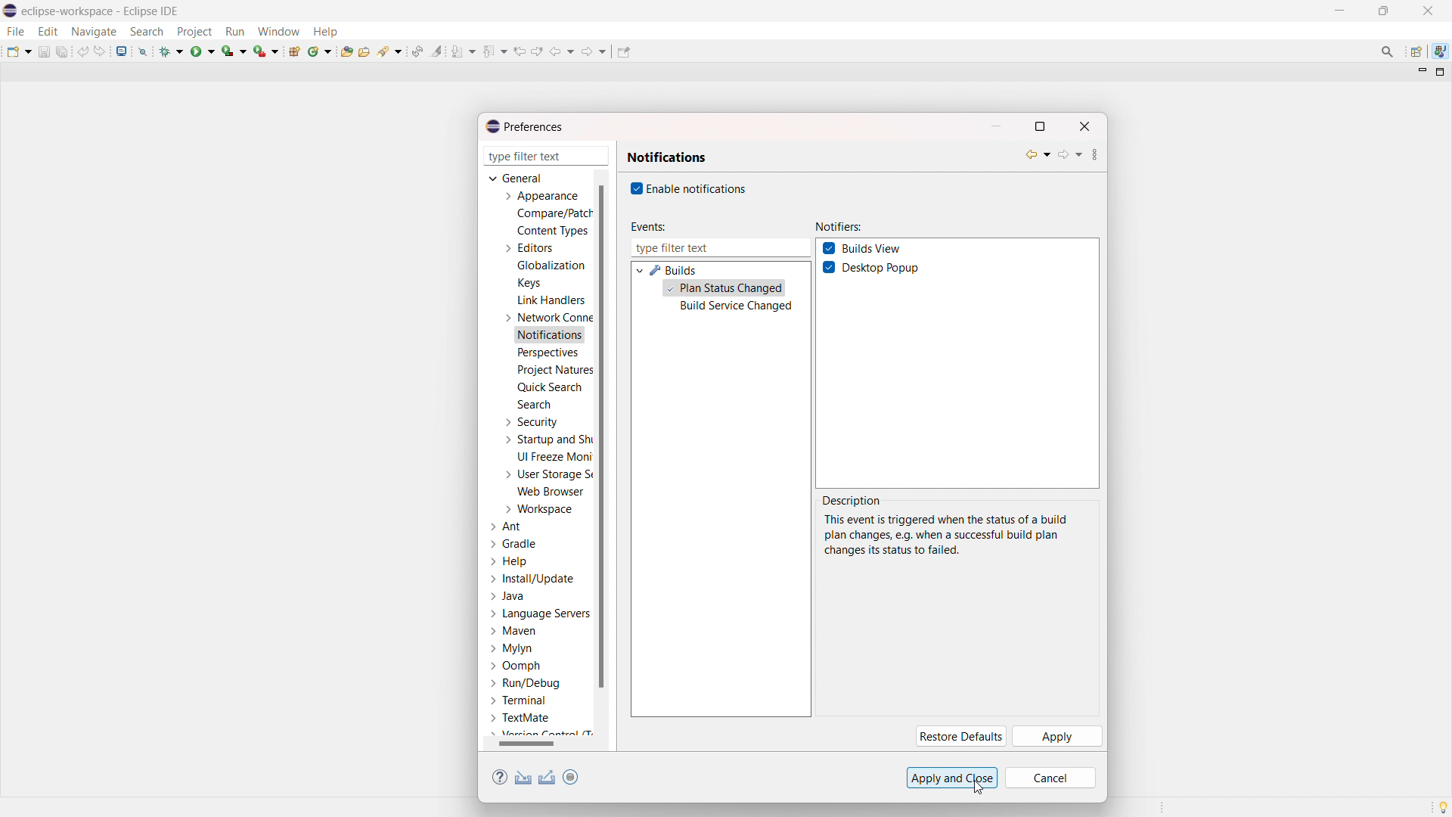 This screenshot has width=1452, height=817. Describe the element at coordinates (546, 317) in the screenshot. I see `network connections` at that location.